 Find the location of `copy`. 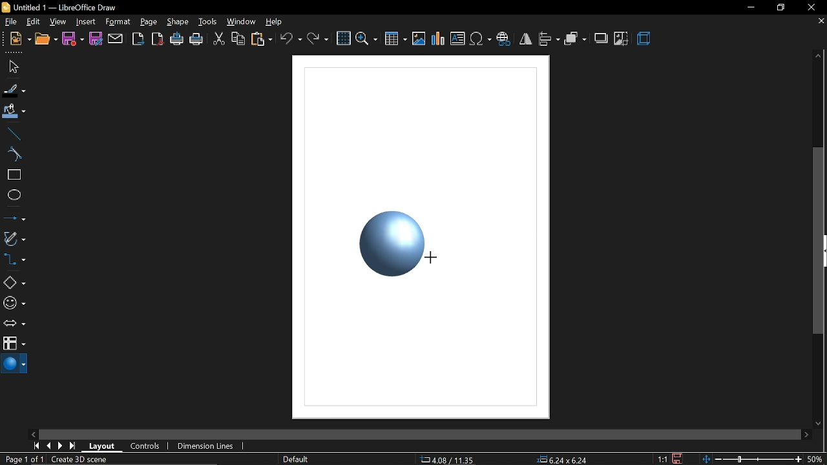

copy is located at coordinates (239, 39).